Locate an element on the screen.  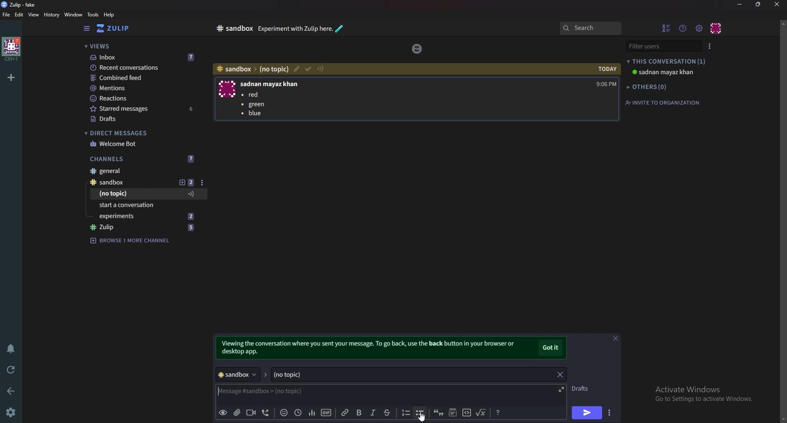
personal menu is located at coordinates (716, 28).